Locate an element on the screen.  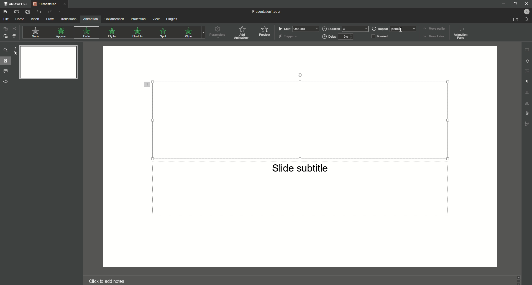
Fly In is located at coordinates (112, 32).